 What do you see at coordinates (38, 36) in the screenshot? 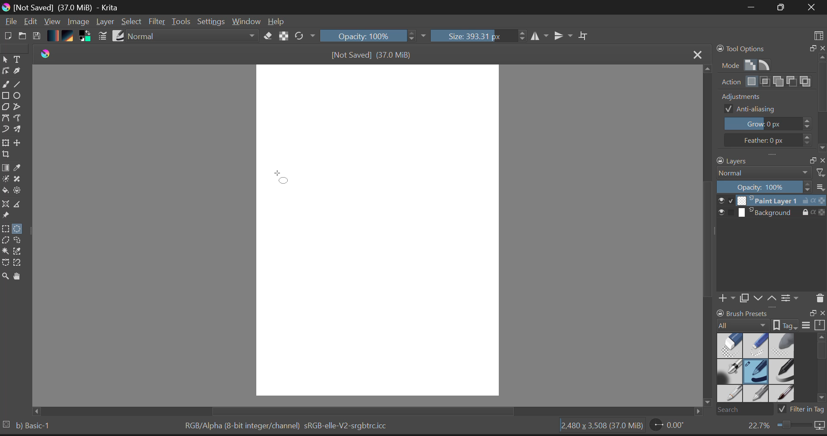
I see `Save` at bounding box center [38, 36].